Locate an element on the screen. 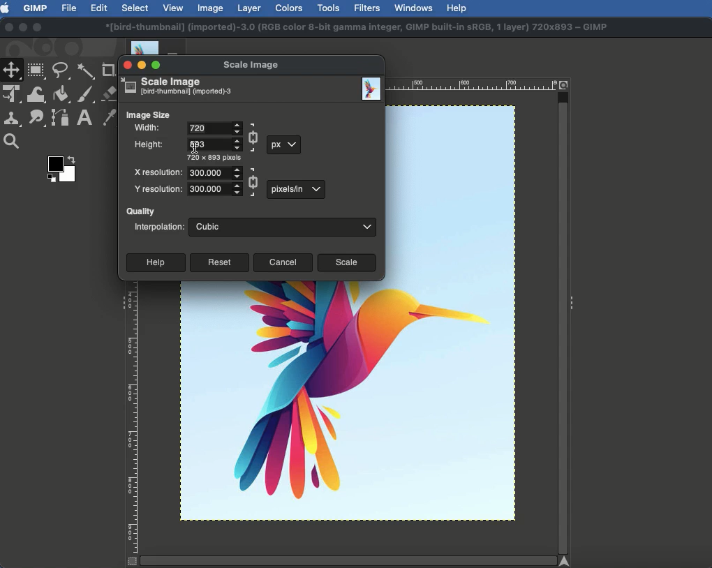  cursor is located at coordinates (195, 151).